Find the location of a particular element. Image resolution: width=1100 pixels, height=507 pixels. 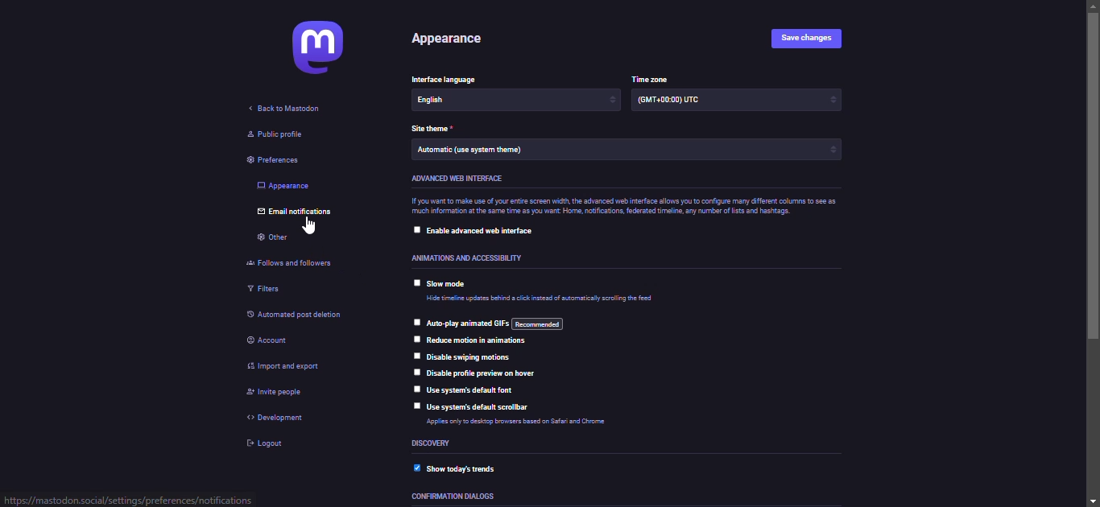

reduce motion in animations is located at coordinates (478, 340).